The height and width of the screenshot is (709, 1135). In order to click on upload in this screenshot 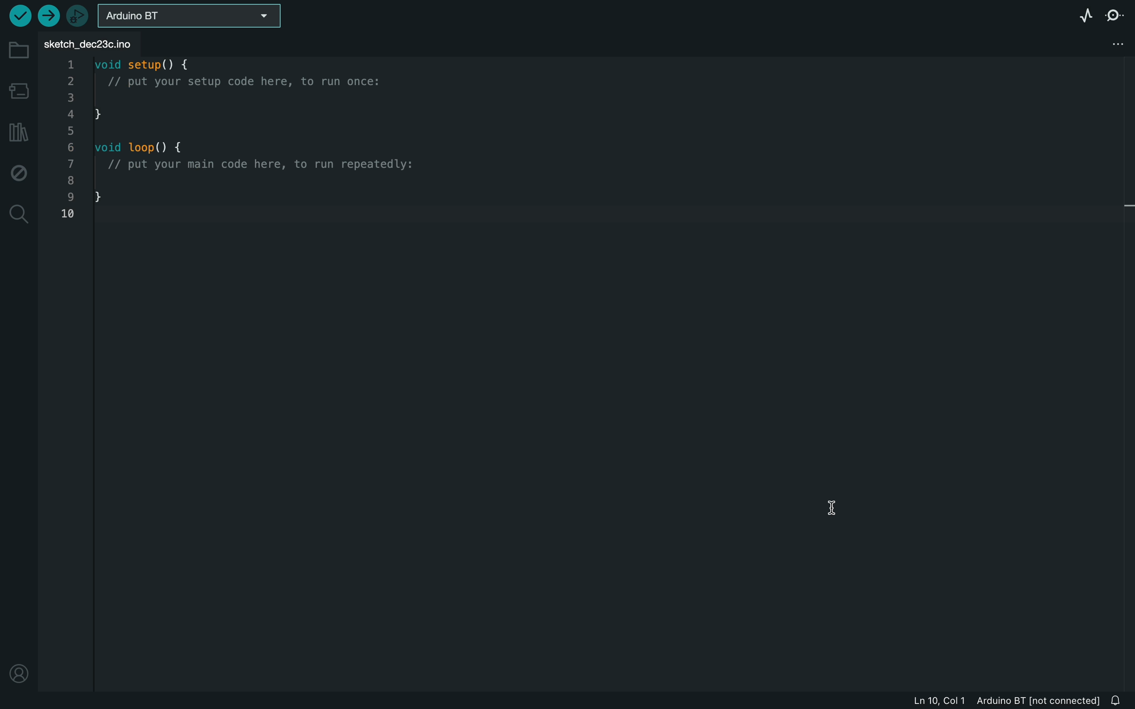, I will do `click(50, 15)`.